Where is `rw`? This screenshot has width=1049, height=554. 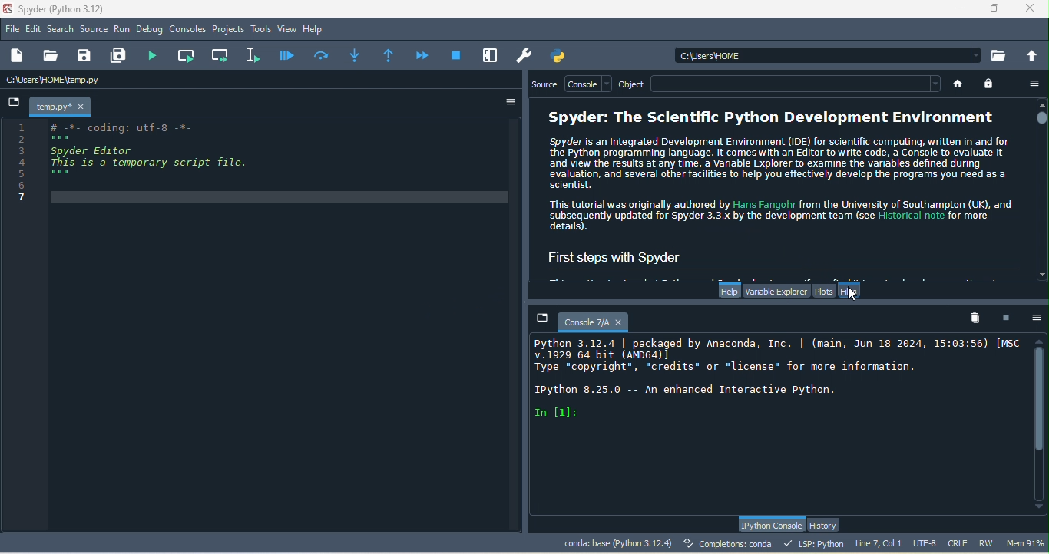
rw is located at coordinates (988, 543).